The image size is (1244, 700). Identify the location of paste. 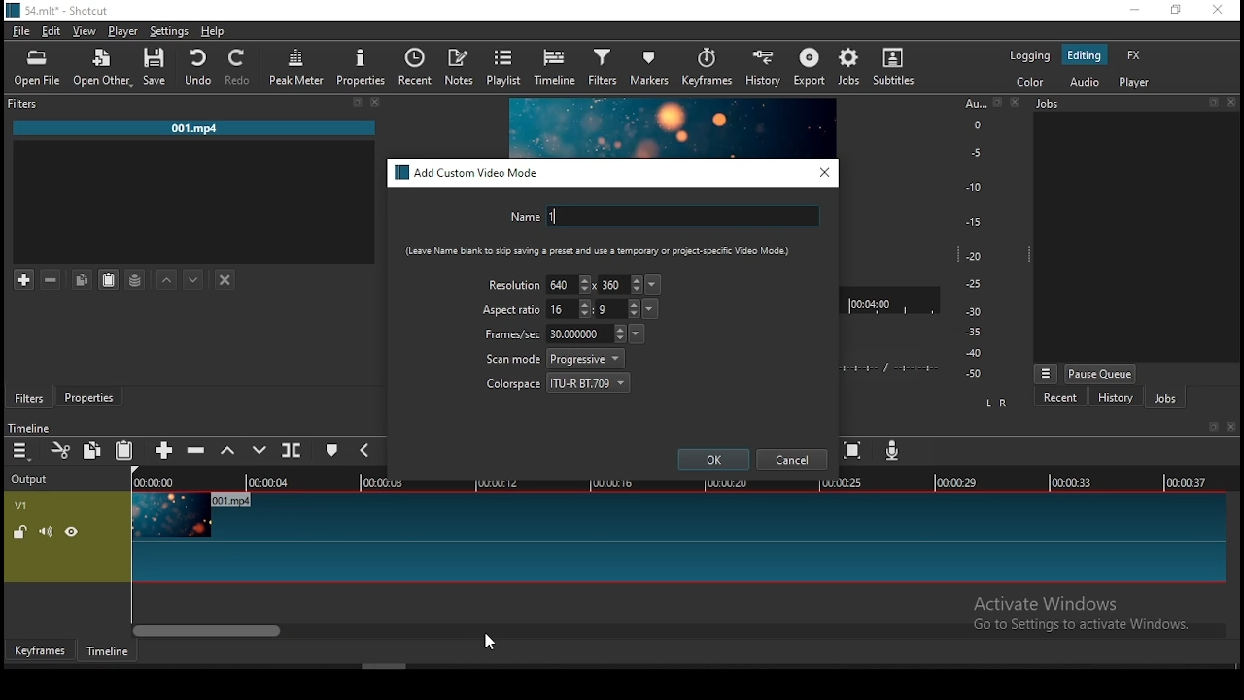
(109, 280).